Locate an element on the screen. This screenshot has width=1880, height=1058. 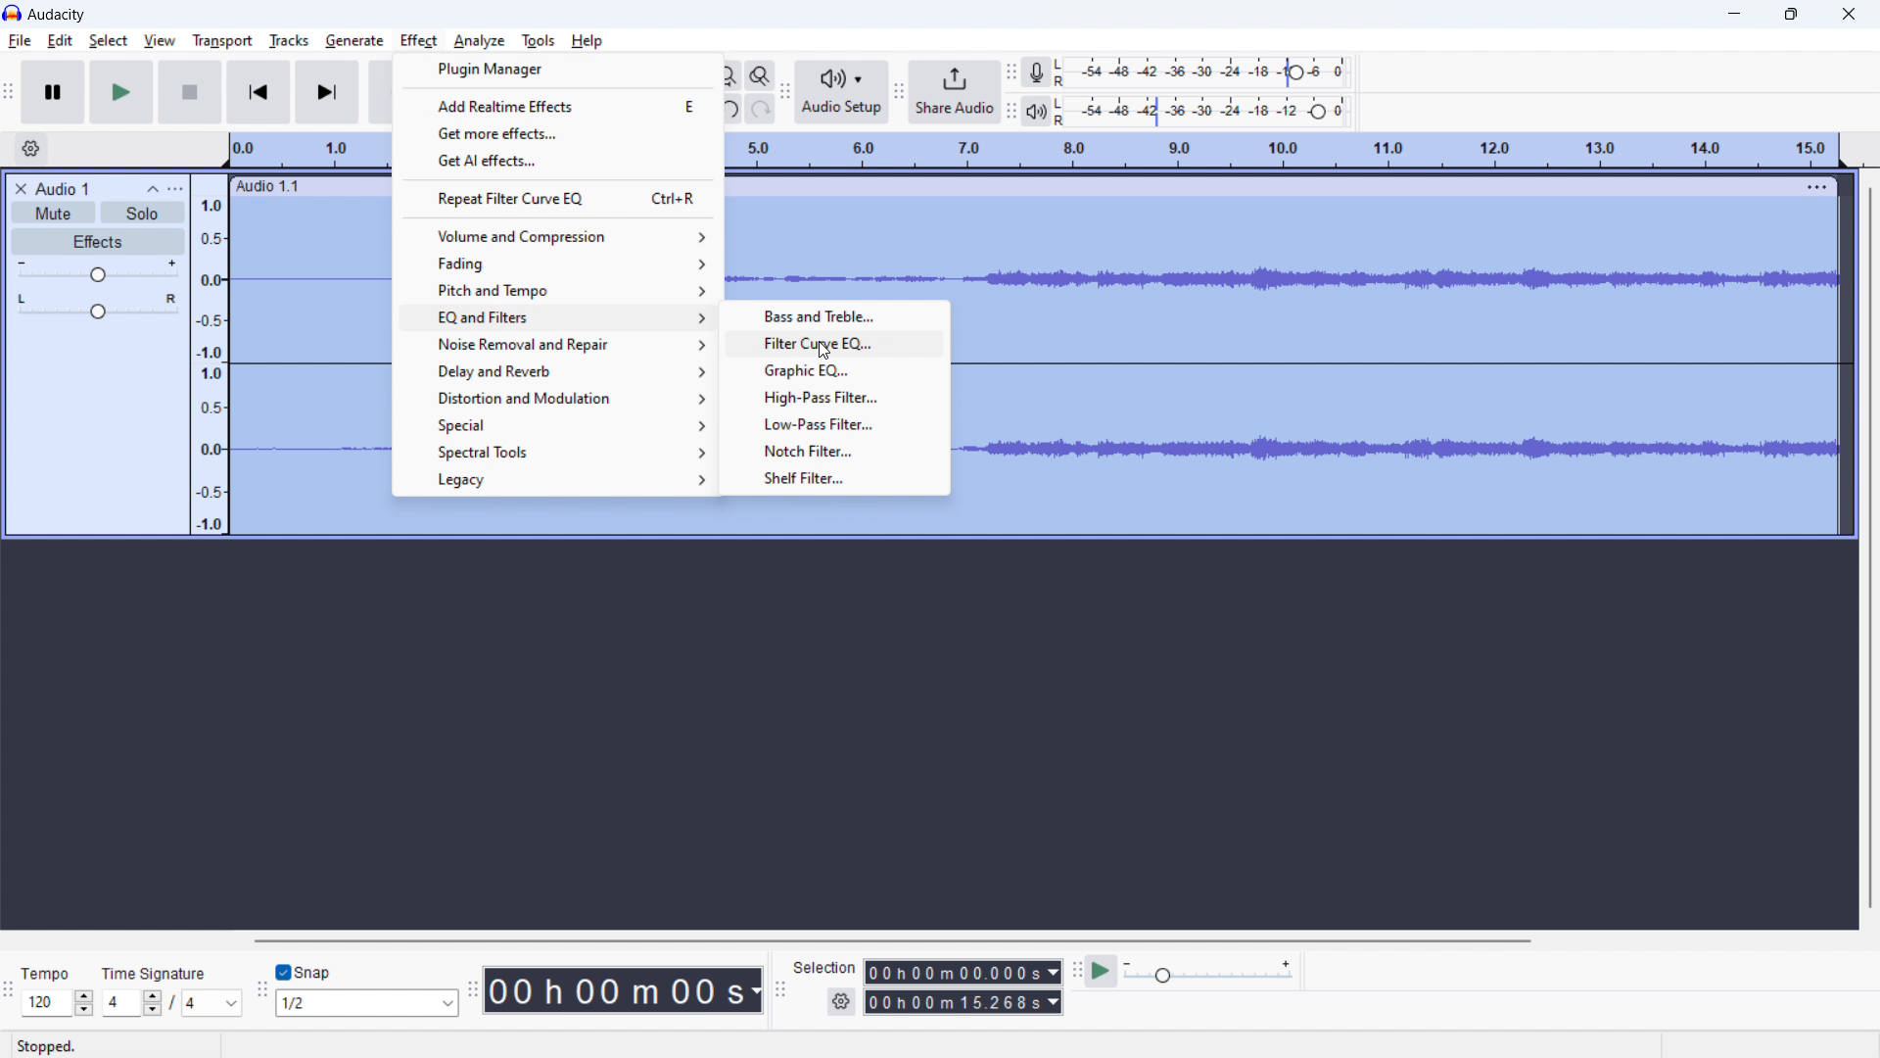
playback speed is located at coordinates (1209, 973).